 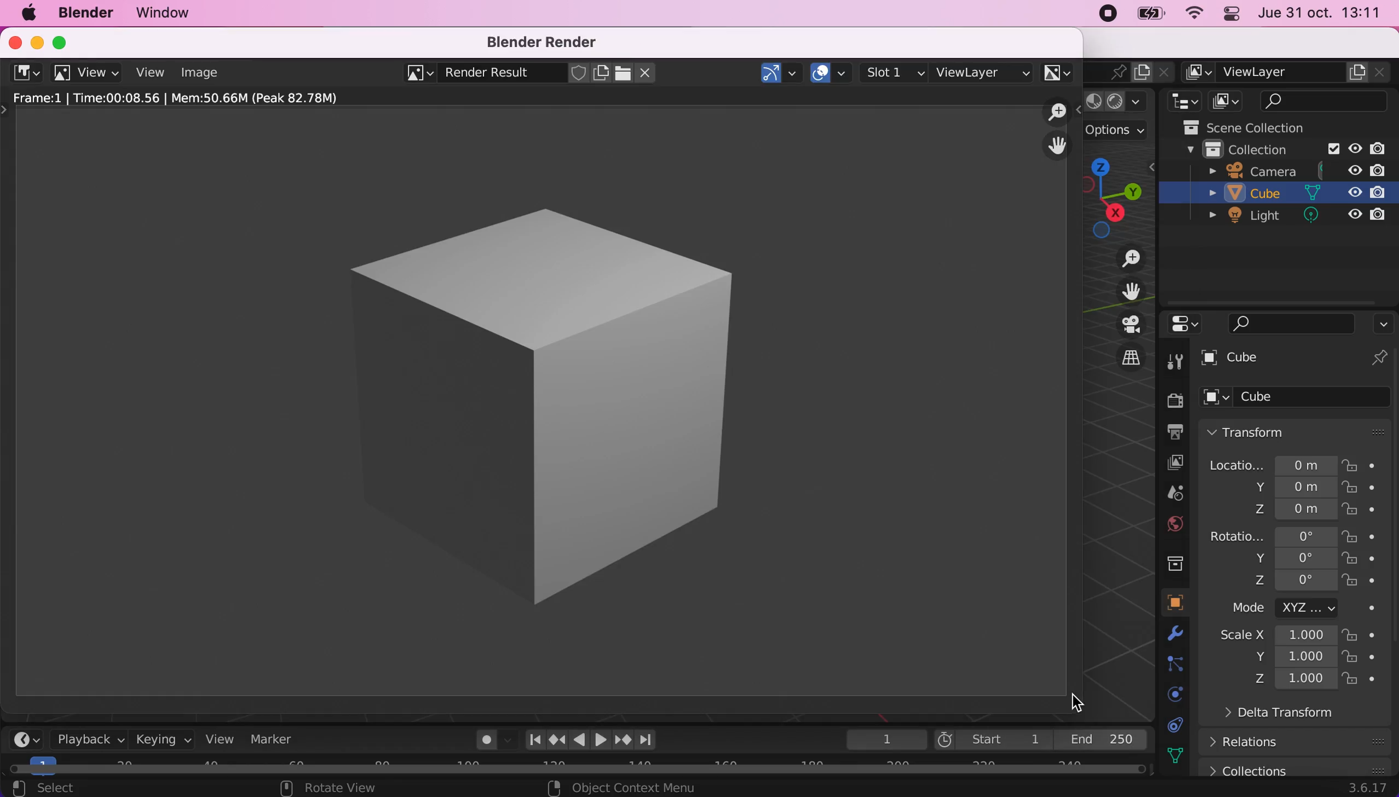 I want to click on view, so click(x=224, y=741).